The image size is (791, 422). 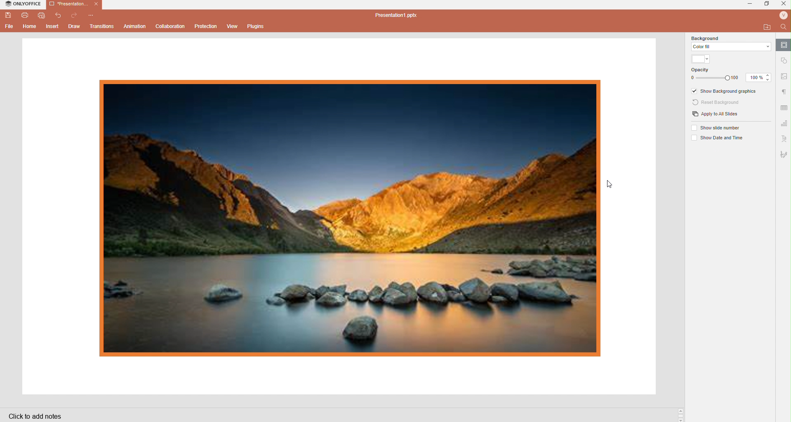 What do you see at coordinates (30, 28) in the screenshot?
I see `Home` at bounding box center [30, 28].